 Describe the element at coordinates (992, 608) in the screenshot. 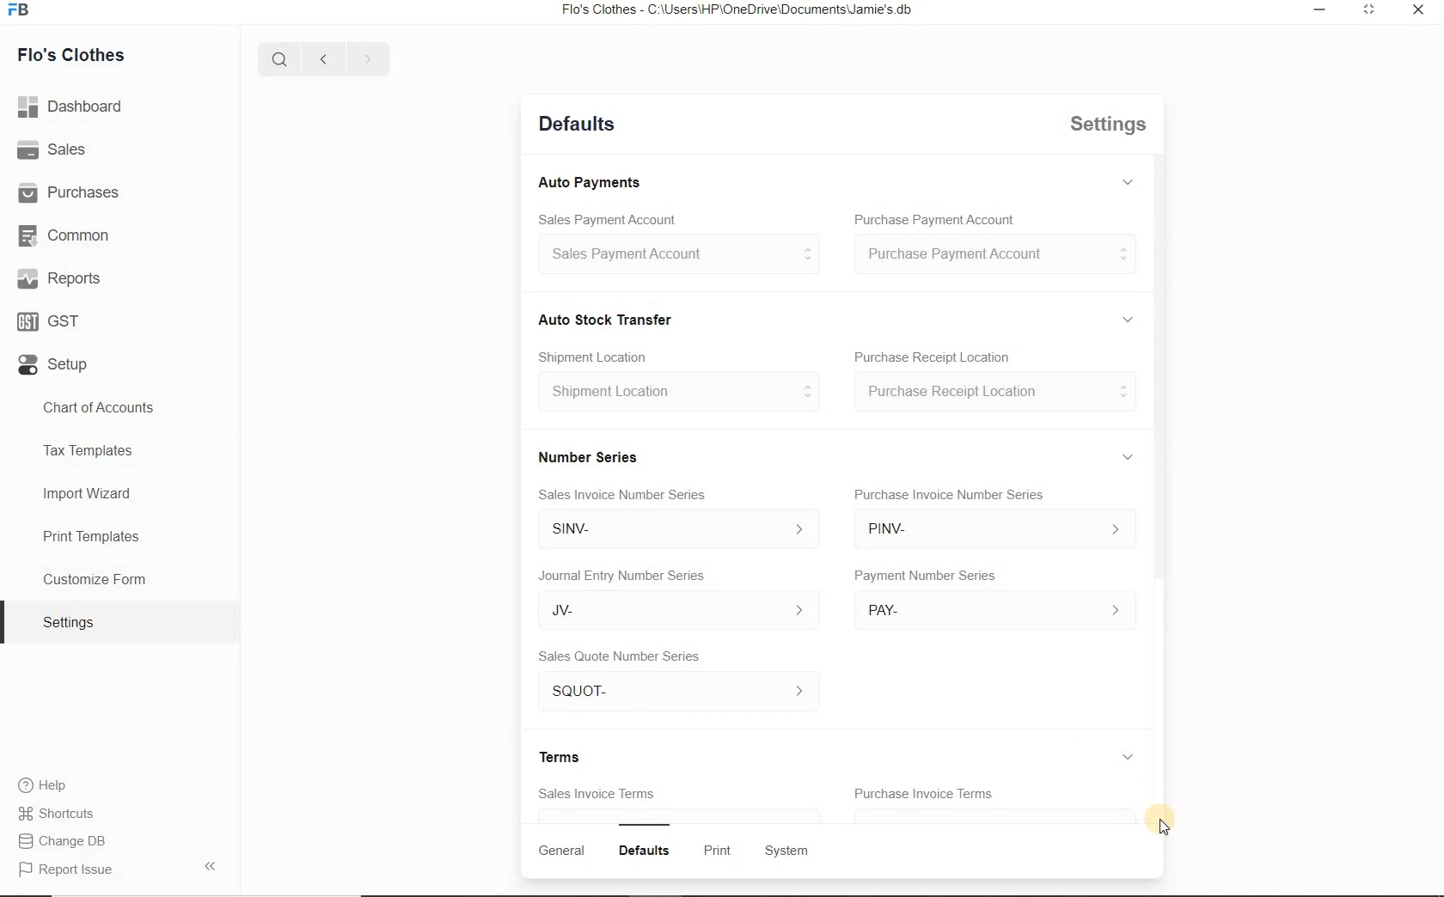

I see `> PAY-` at that location.